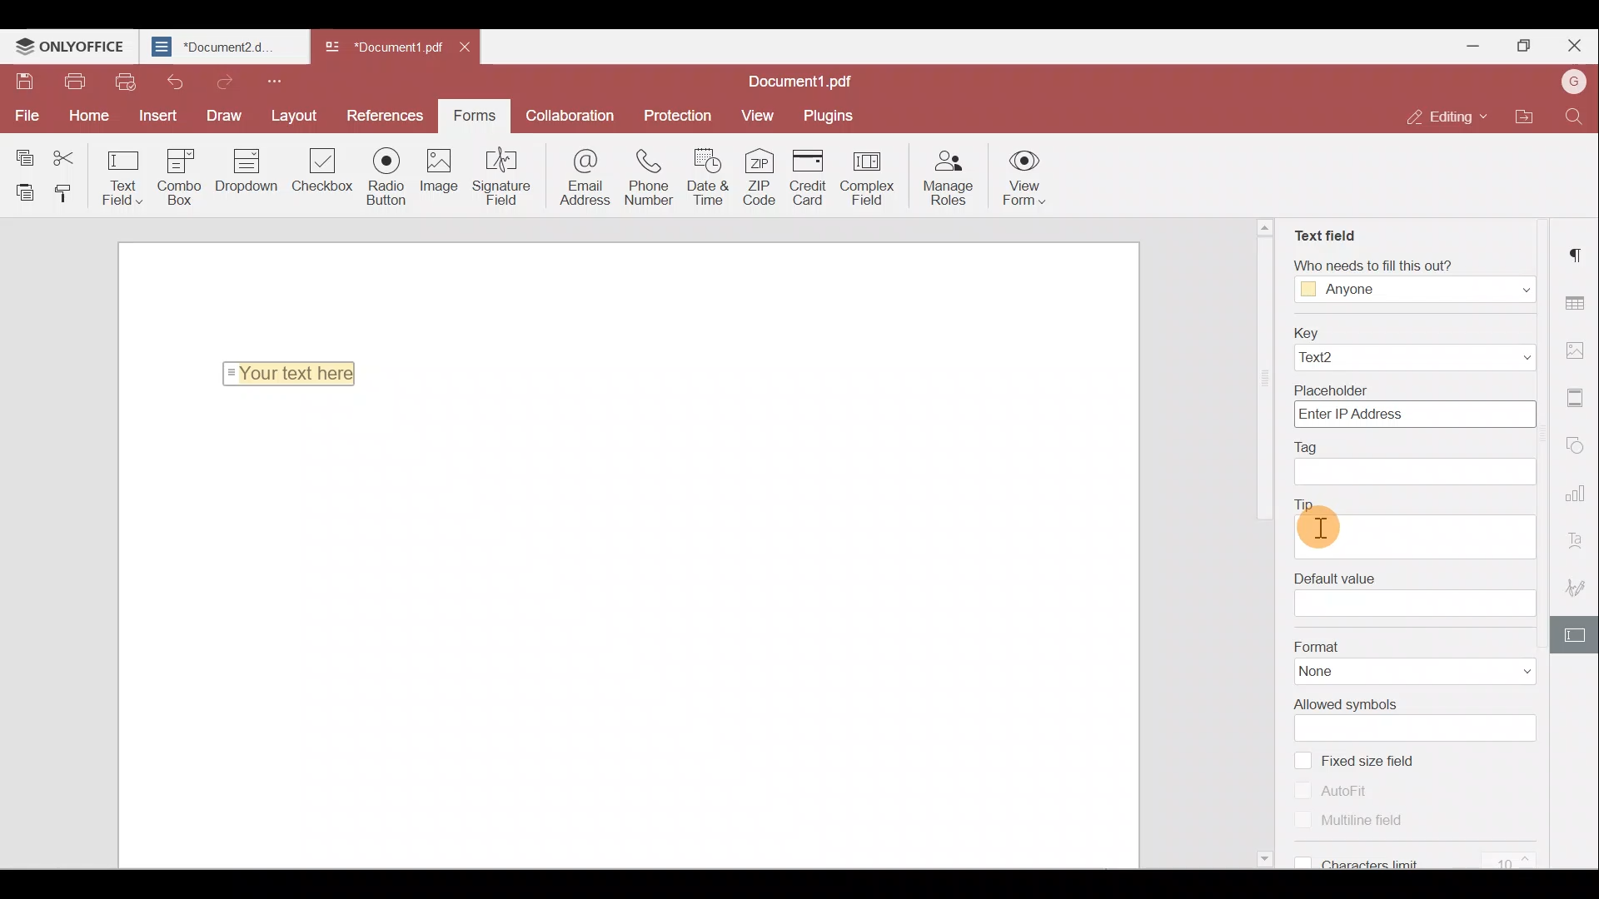 The width and height of the screenshot is (1599, 899). What do you see at coordinates (1405, 262) in the screenshot?
I see `Who needs to fill this out?` at bounding box center [1405, 262].